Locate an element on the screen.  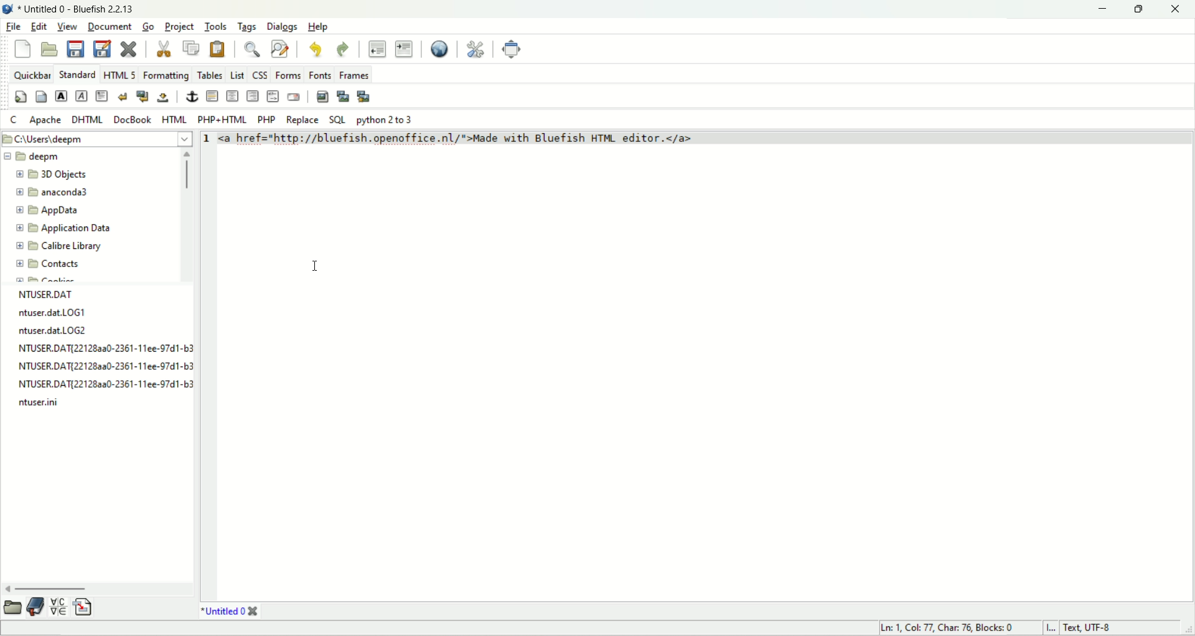
tools is located at coordinates (215, 26).